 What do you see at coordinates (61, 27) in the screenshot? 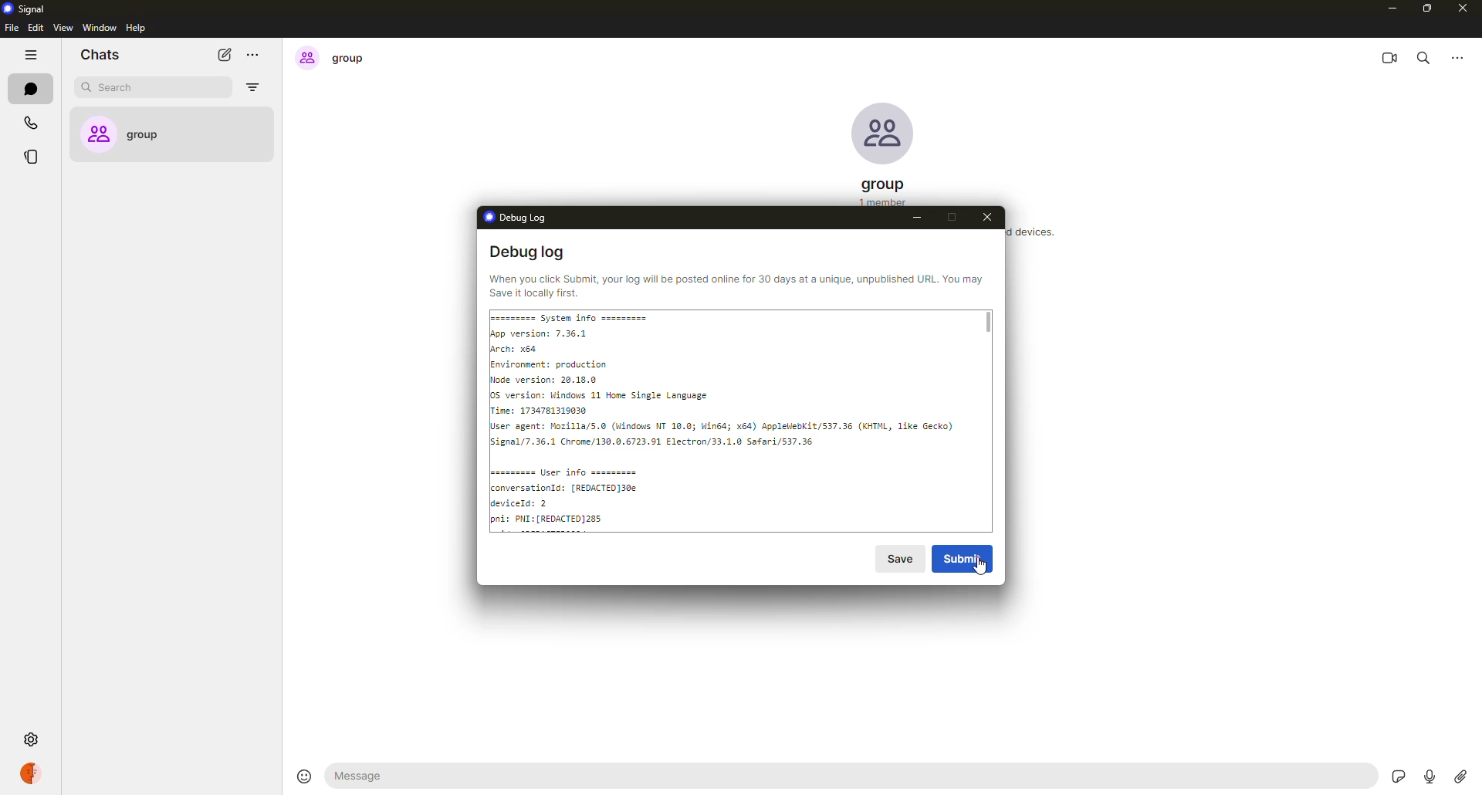
I see `view` at bounding box center [61, 27].